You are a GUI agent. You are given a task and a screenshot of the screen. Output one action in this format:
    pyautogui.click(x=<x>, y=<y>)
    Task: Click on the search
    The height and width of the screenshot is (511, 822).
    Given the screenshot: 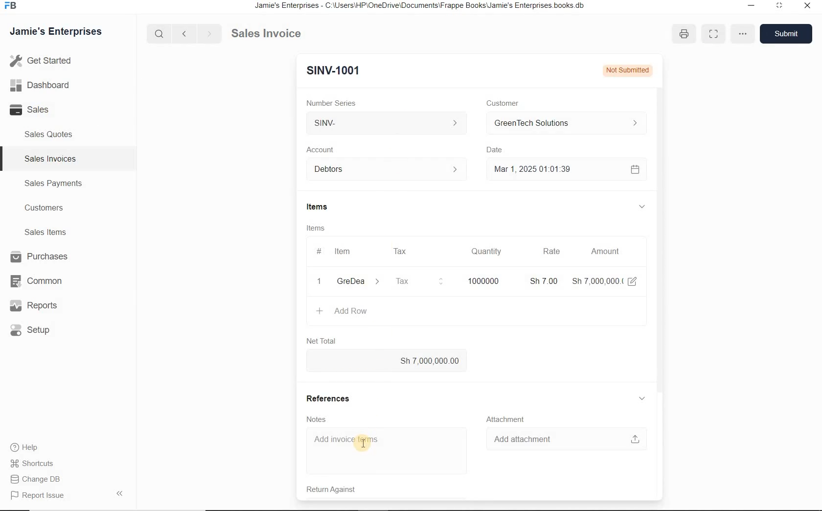 What is the action you would take?
    pyautogui.click(x=161, y=33)
    